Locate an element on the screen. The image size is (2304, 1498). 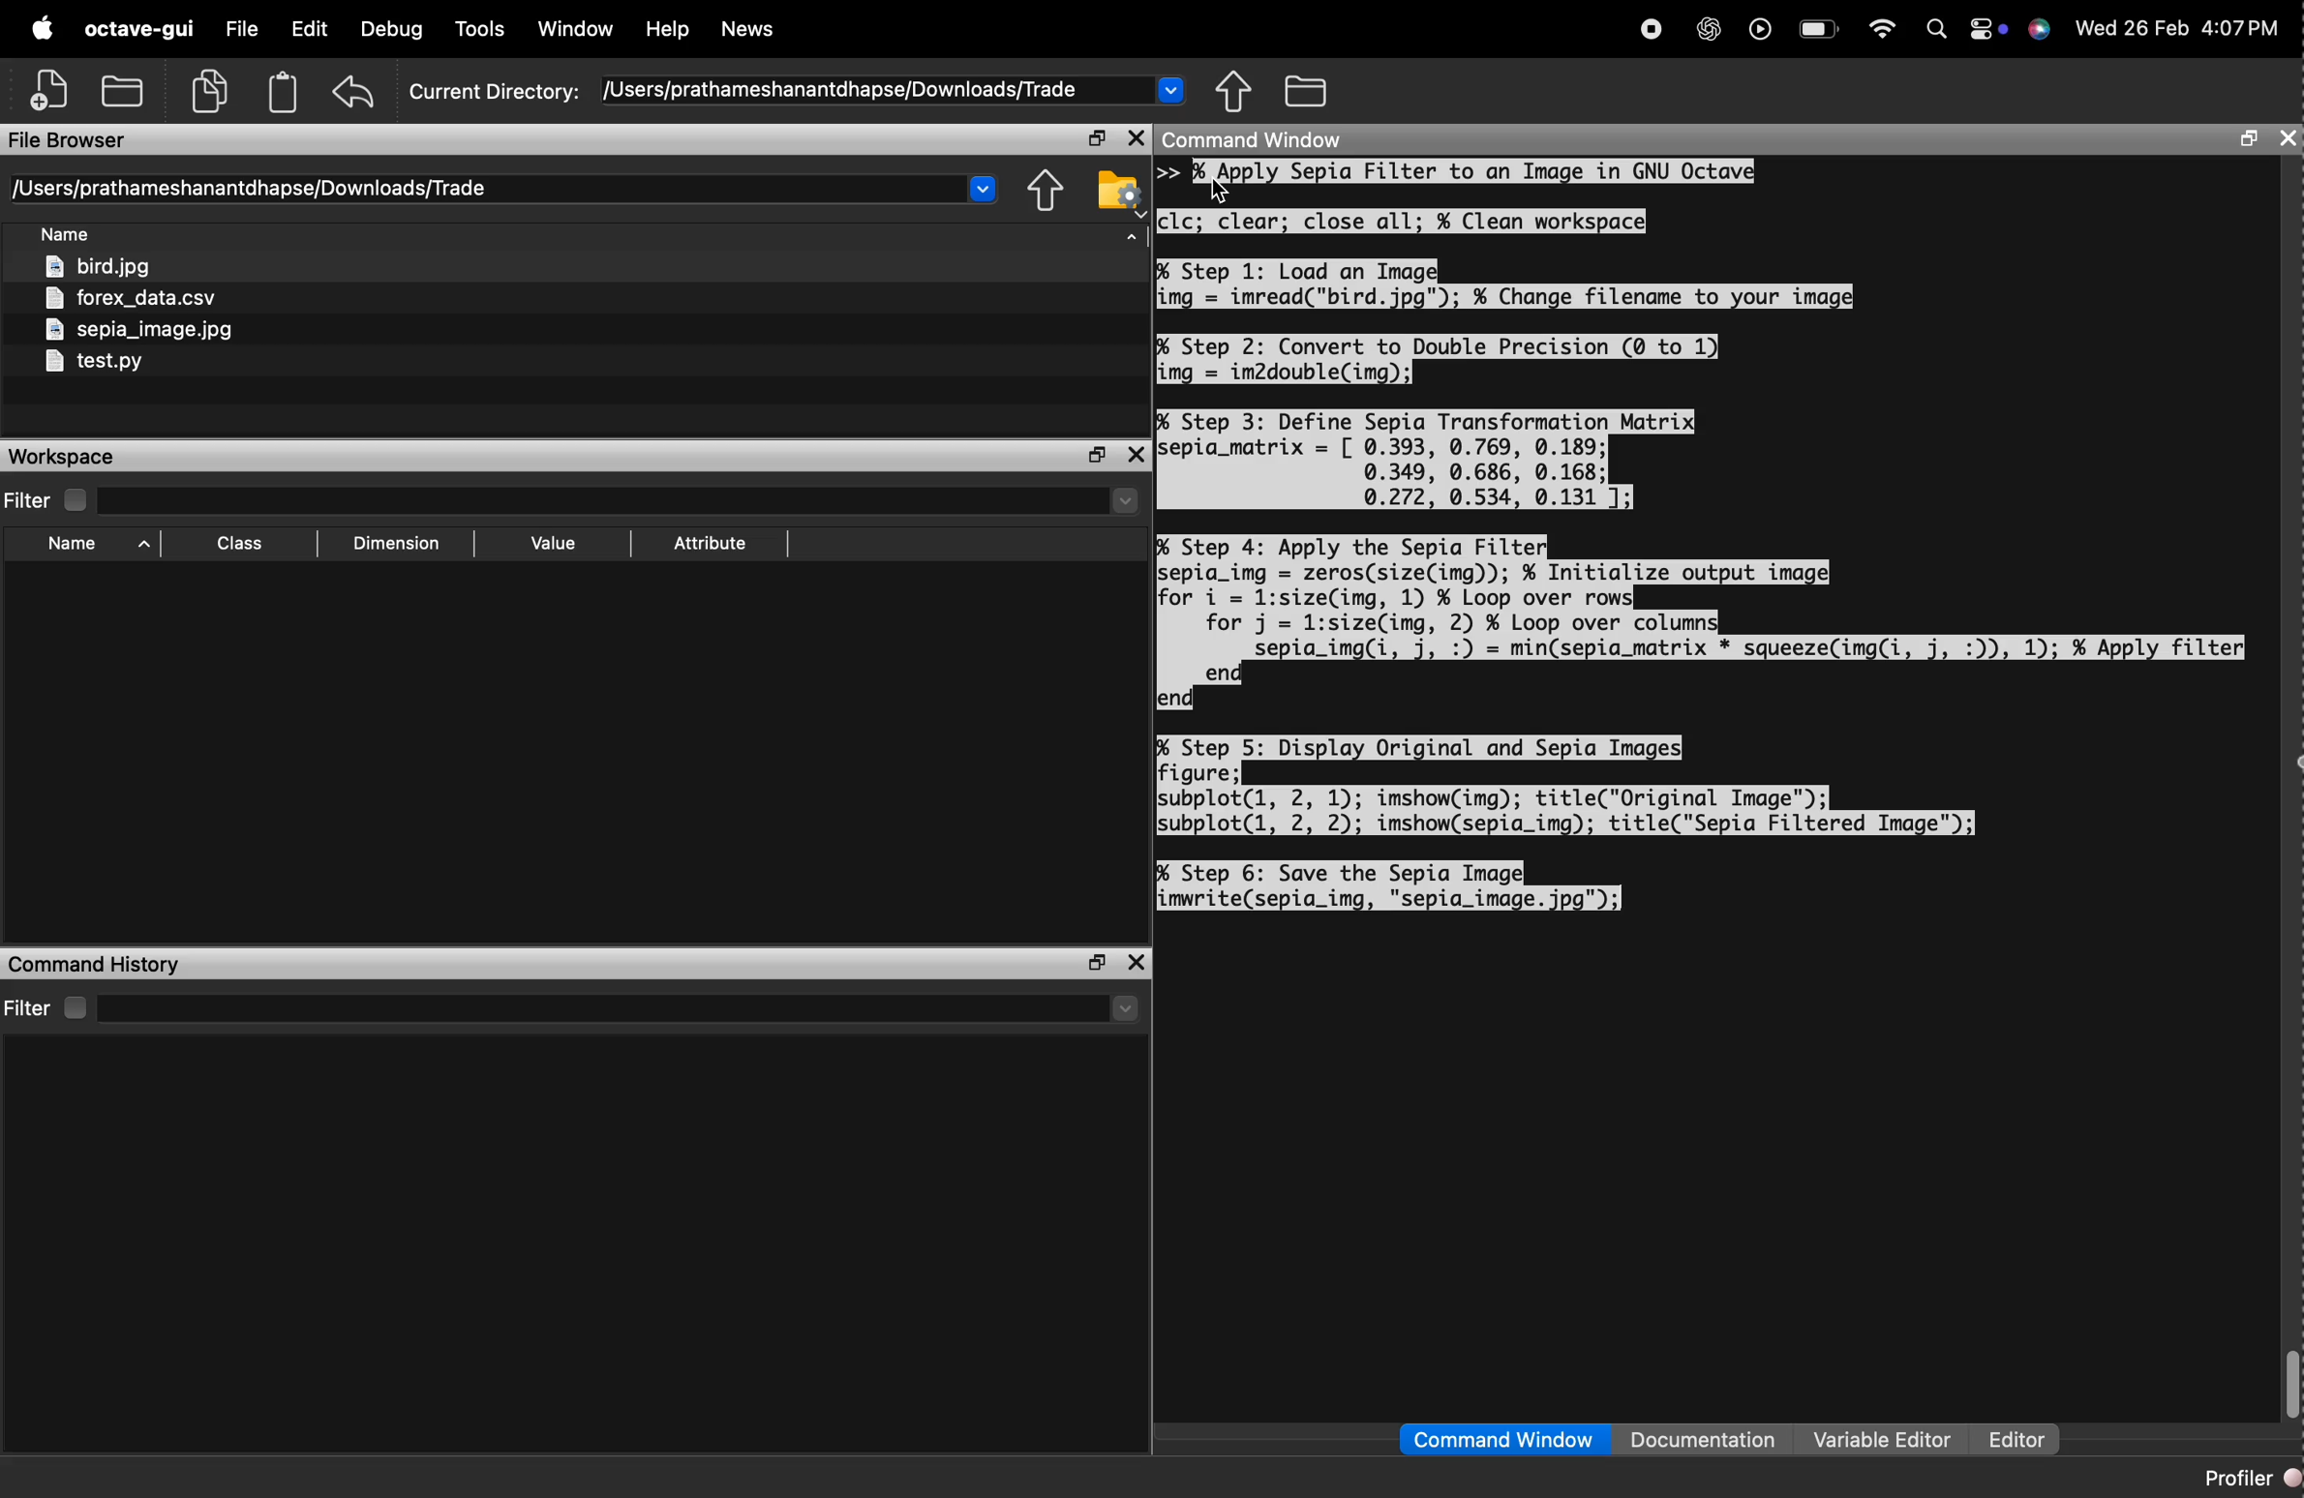
close is located at coordinates (2288, 137).